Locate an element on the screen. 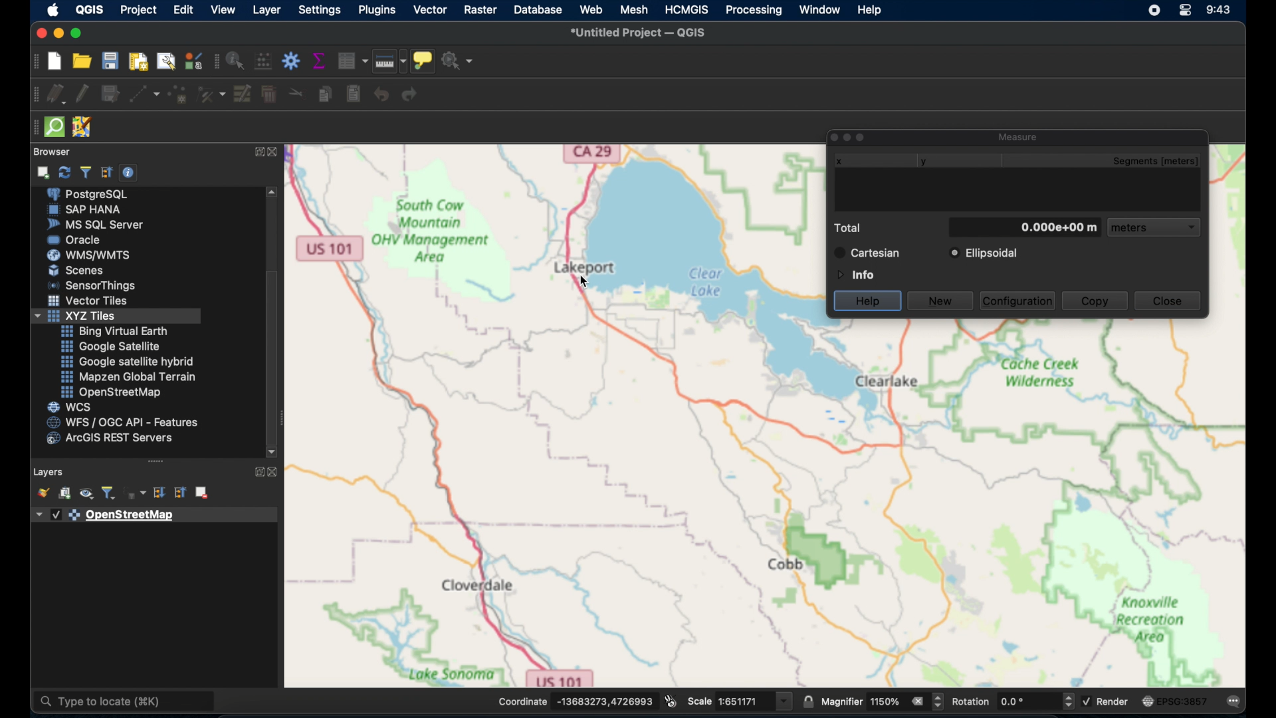  scroll box is located at coordinates (273, 354).